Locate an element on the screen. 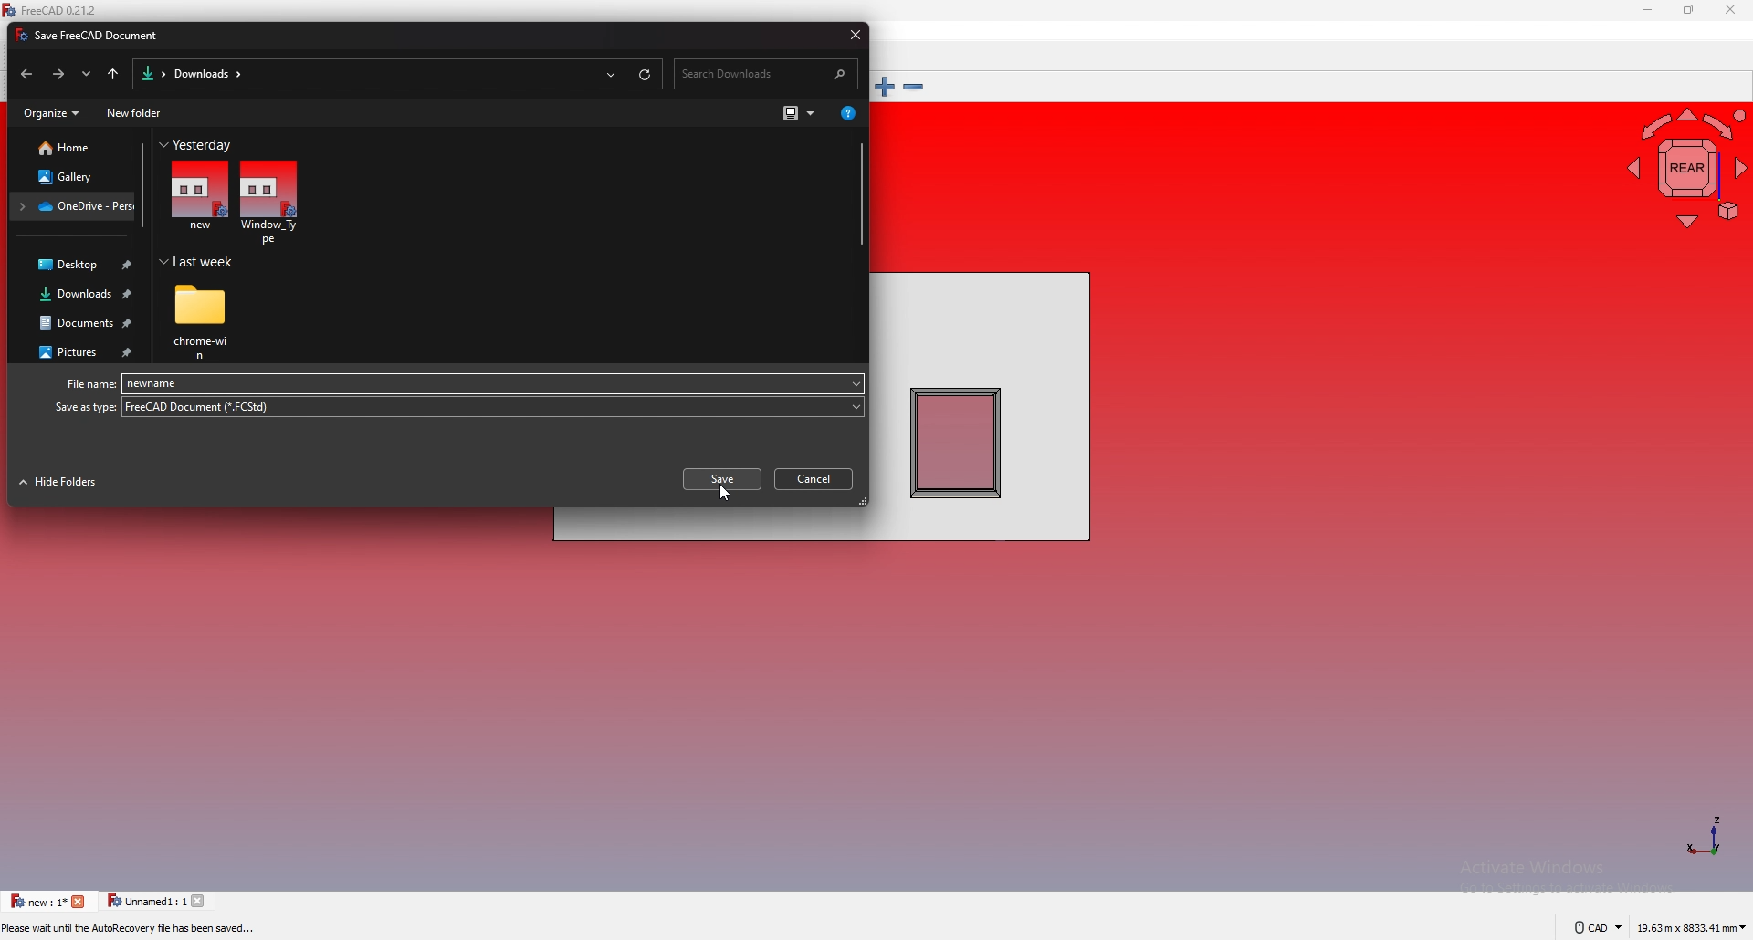 The width and height of the screenshot is (1753, 940). File name is located at coordinates (86, 383).